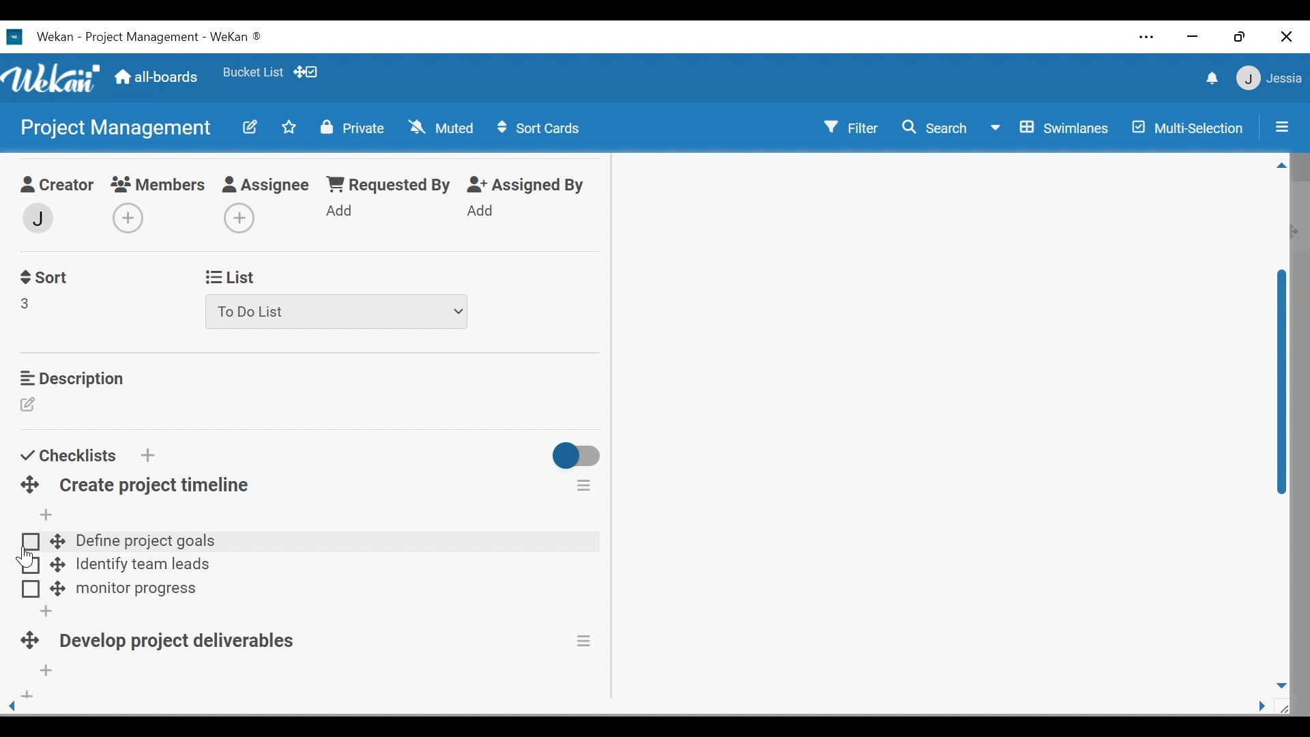  I want to click on checklist item, so click(136, 590).